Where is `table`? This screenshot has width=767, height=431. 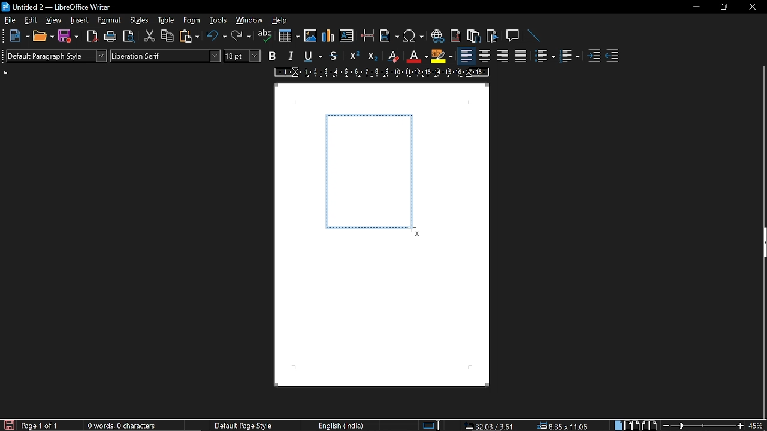
table is located at coordinates (165, 20).